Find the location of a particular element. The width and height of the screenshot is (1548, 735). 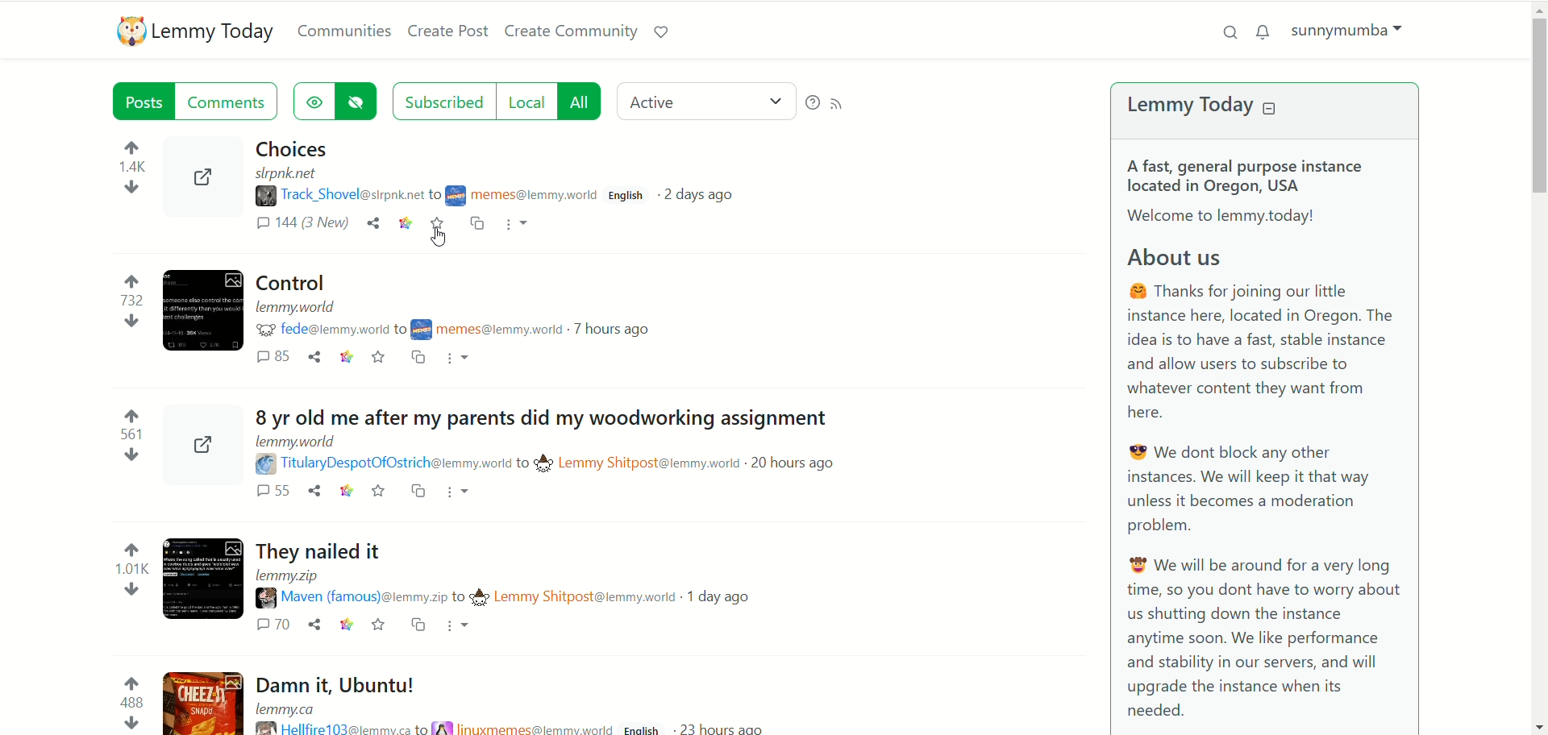

More is located at coordinates (458, 492).